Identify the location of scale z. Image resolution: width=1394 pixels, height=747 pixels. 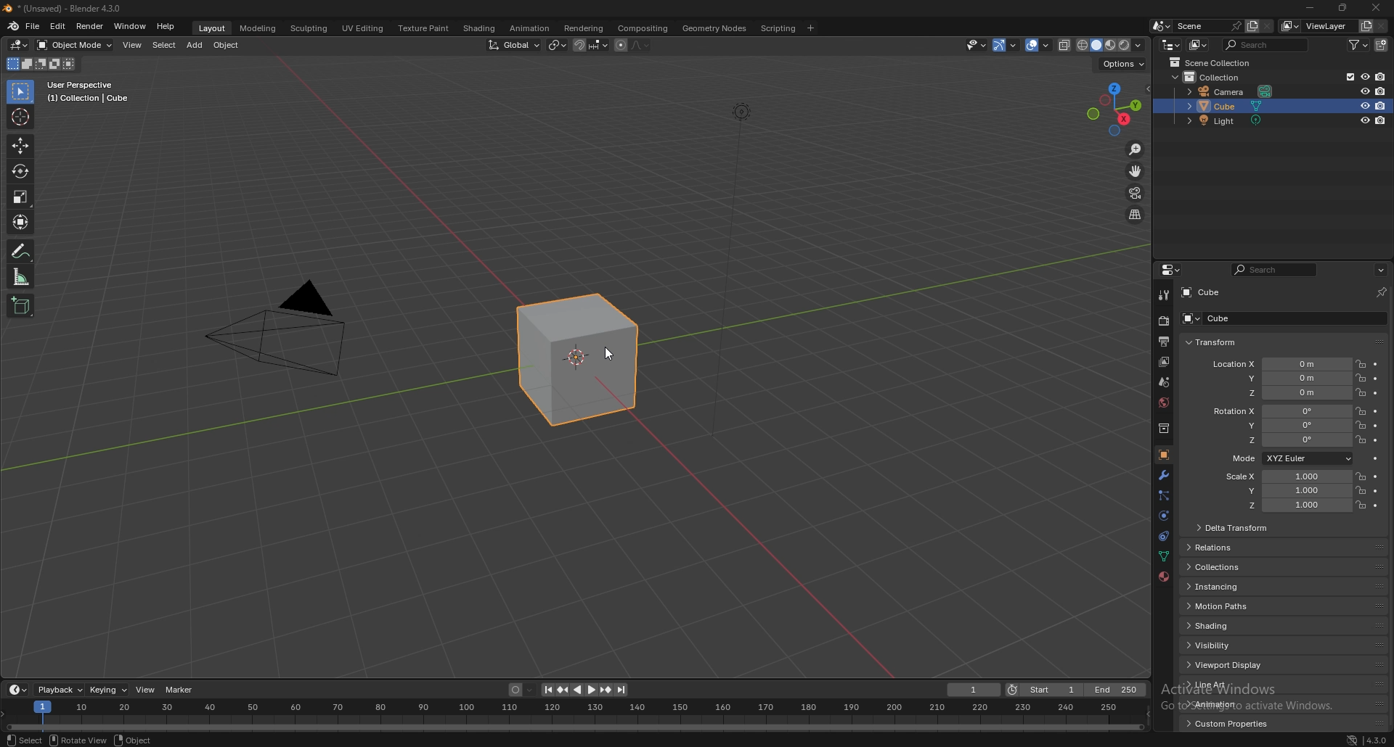
(1286, 505).